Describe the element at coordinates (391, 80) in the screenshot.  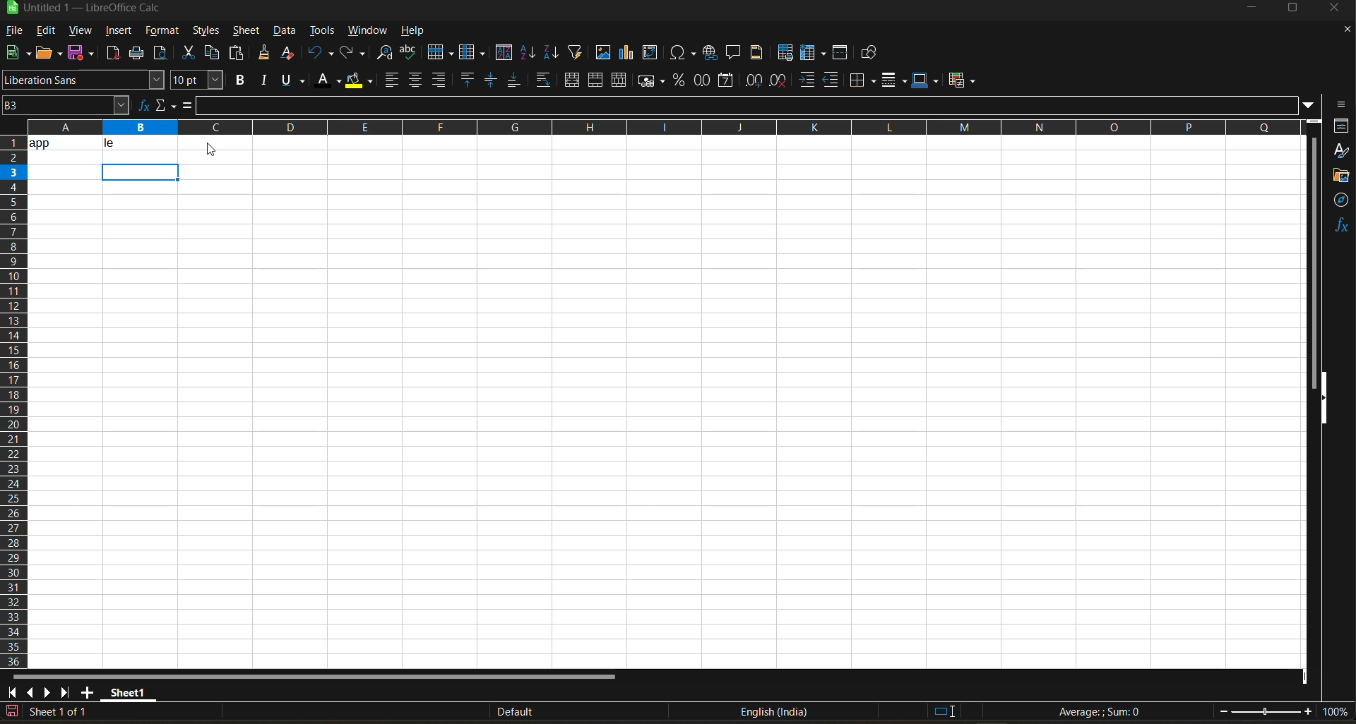
I see `align left` at that location.